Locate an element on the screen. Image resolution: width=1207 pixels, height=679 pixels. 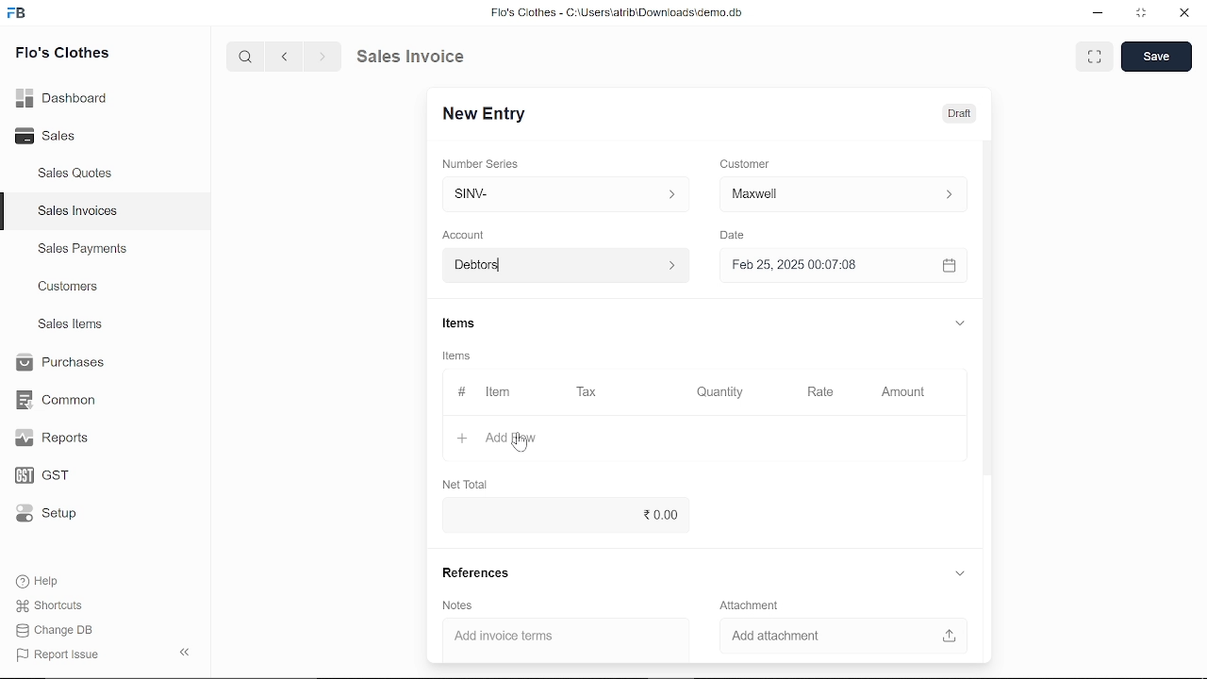
expand is located at coordinates (1096, 57).